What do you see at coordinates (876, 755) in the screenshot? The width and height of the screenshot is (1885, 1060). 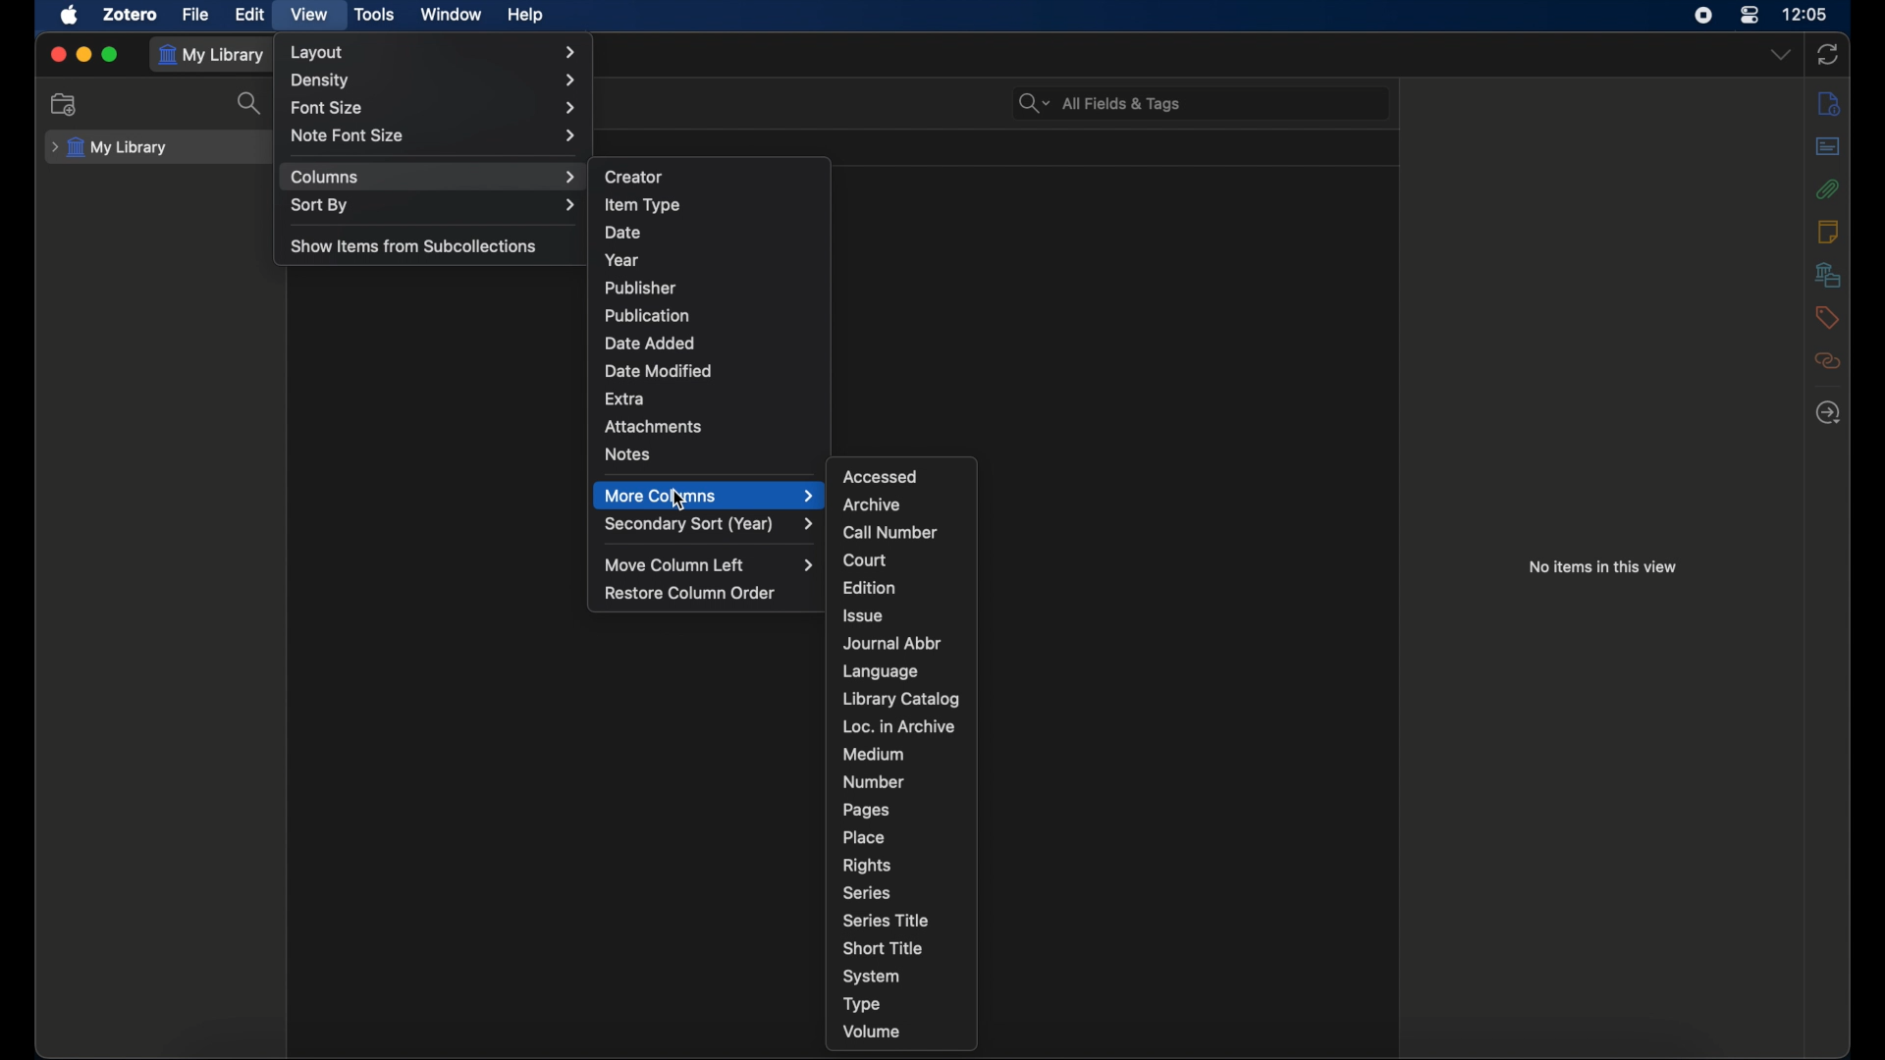 I see `medium` at bounding box center [876, 755].